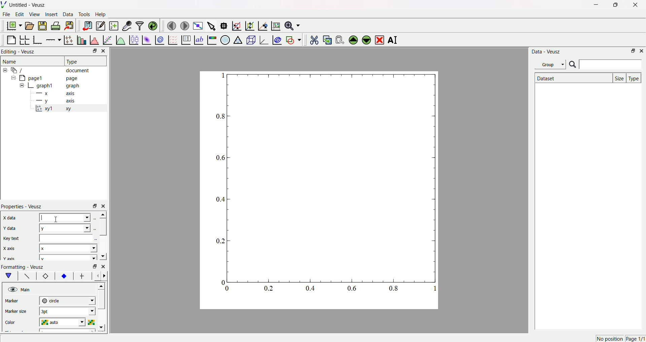  I want to click on move up, so click(102, 285).